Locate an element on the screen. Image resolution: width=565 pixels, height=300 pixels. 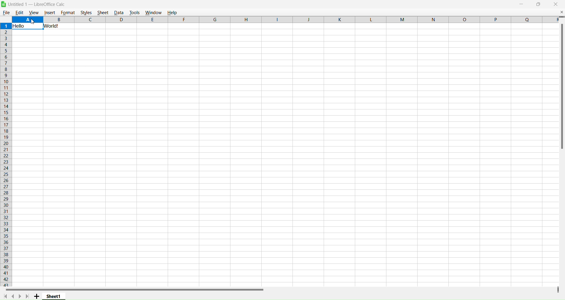
World! is located at coordinates (52, 26).